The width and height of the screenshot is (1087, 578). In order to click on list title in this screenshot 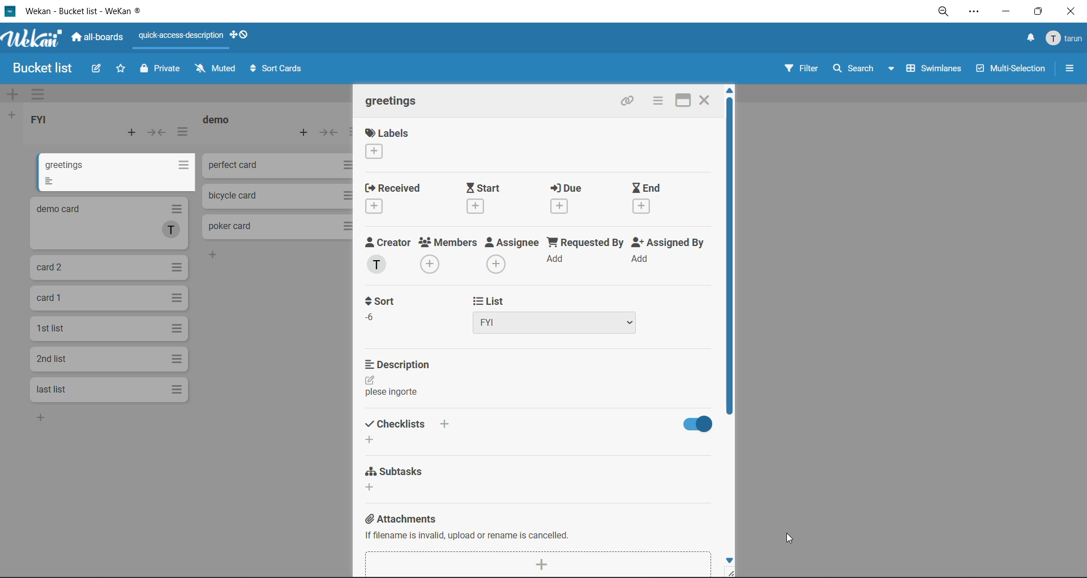, I will do `click(218, 120)`.